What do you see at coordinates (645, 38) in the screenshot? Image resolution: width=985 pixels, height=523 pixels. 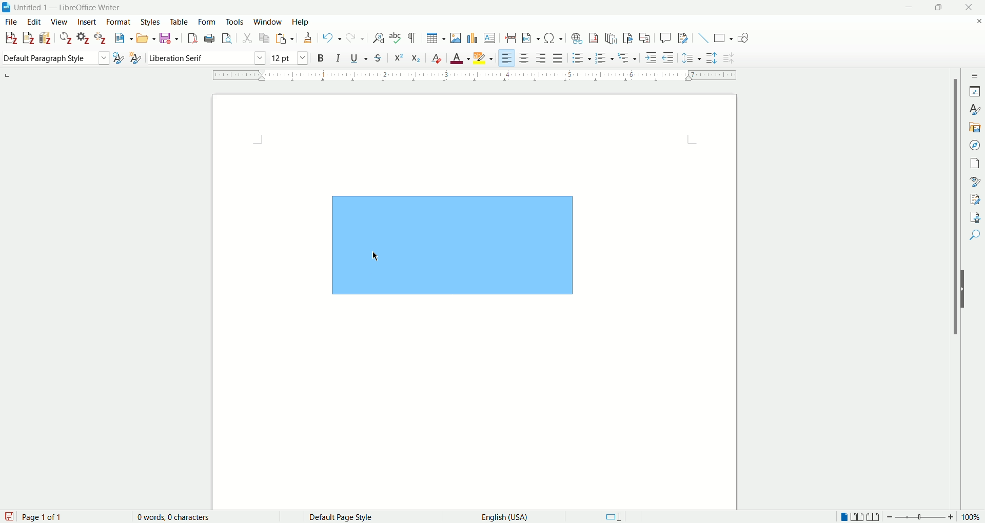 I see `insert cross-references` at bounding box center [645, 38].